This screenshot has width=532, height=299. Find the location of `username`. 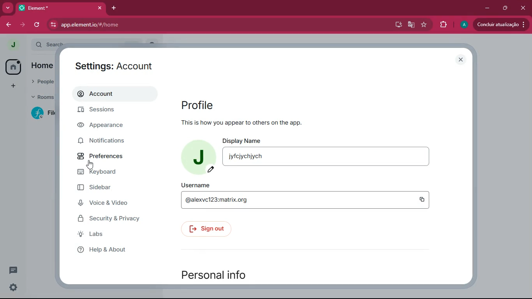

username is located at coordinates (305, 197).